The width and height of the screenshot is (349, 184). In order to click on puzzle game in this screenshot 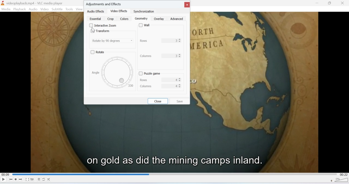, I will do `click(152, 74)`.